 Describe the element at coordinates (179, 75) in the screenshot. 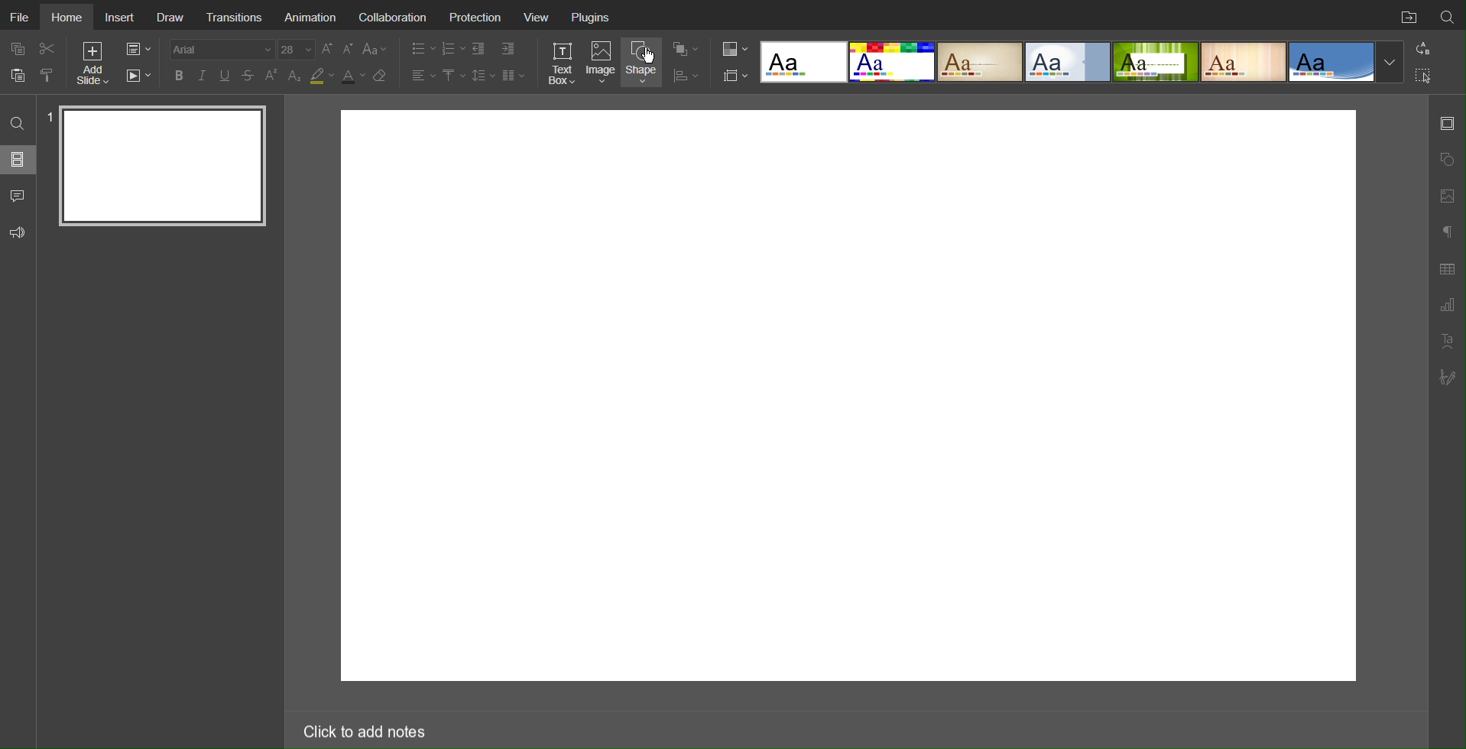

I see `Bold` at that location.